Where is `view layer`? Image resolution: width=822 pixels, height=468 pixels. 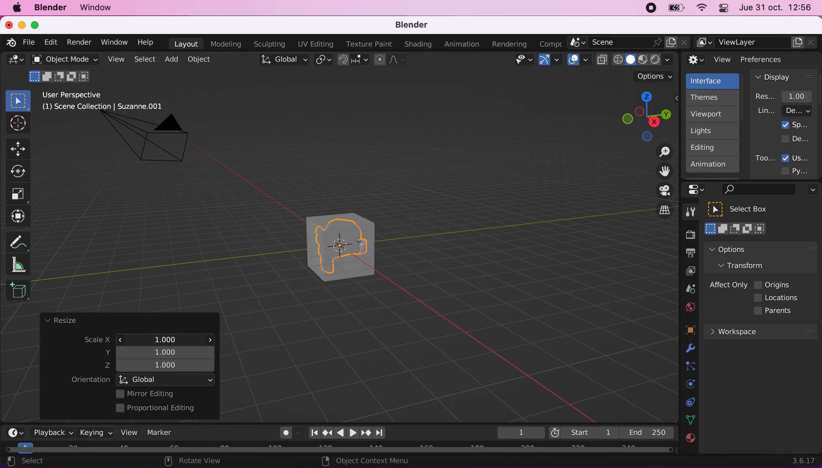 view layer is located at coordinates (757, 43).